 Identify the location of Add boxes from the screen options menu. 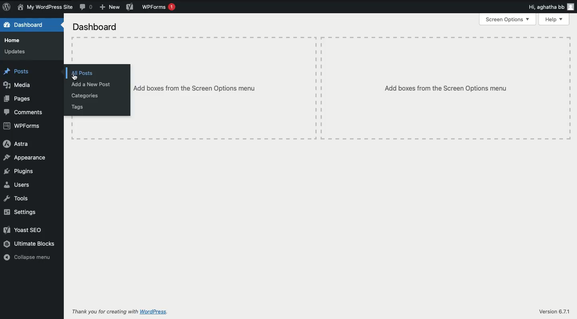
(204, 89).